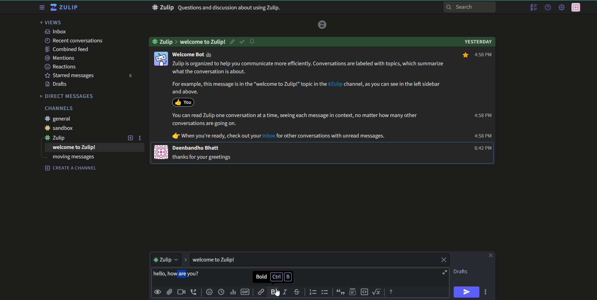 This screenshot has width=597, height=300. What do you see at coordinates (185, 259) in the screenshot?
I see `expand` at bounding box center [185, 259].